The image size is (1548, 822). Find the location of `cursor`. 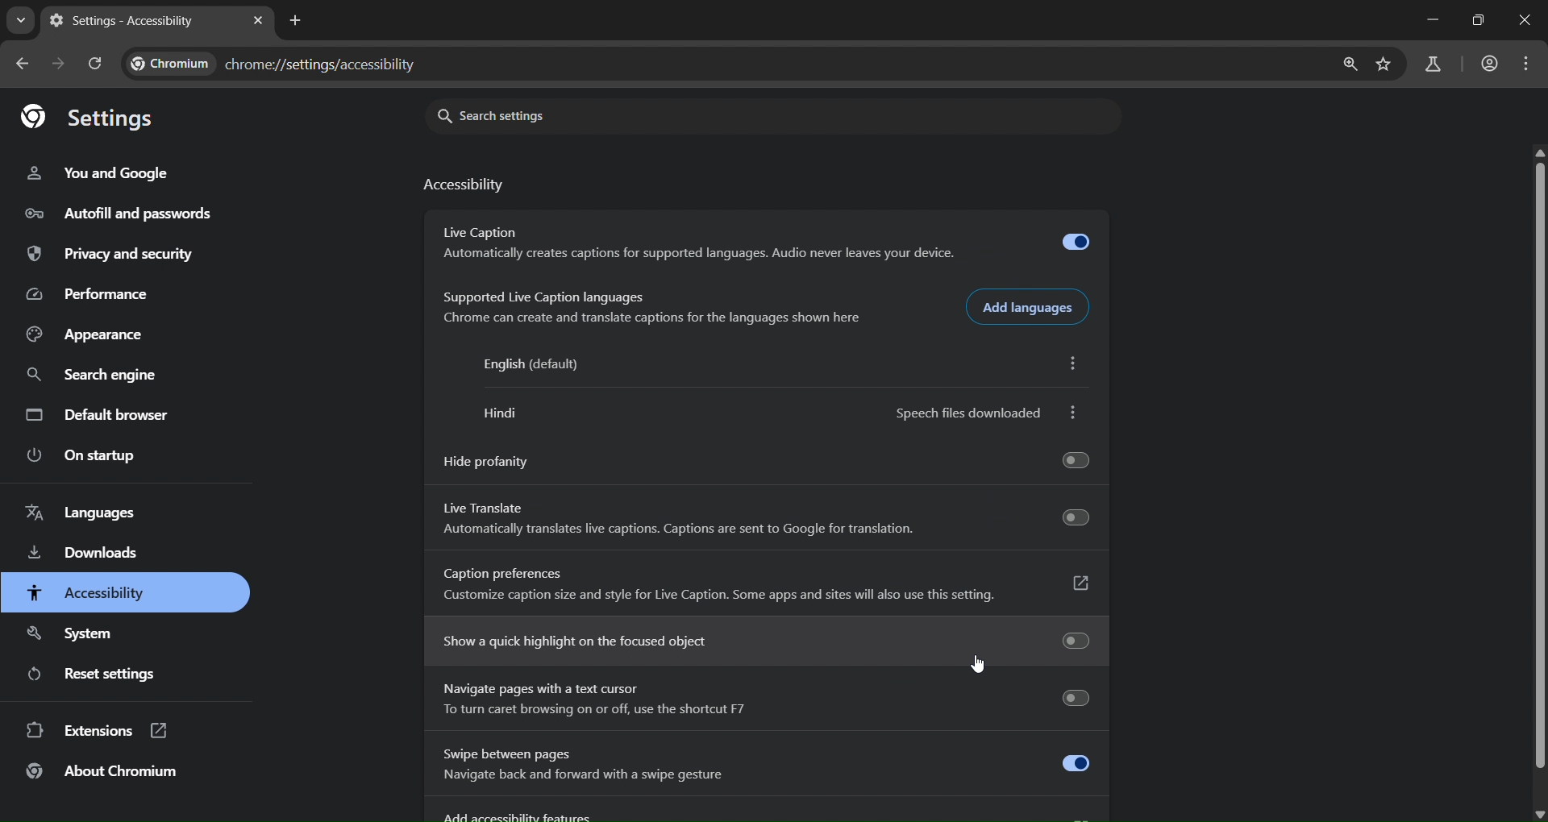

cursor is located at coordinates (976, 664).